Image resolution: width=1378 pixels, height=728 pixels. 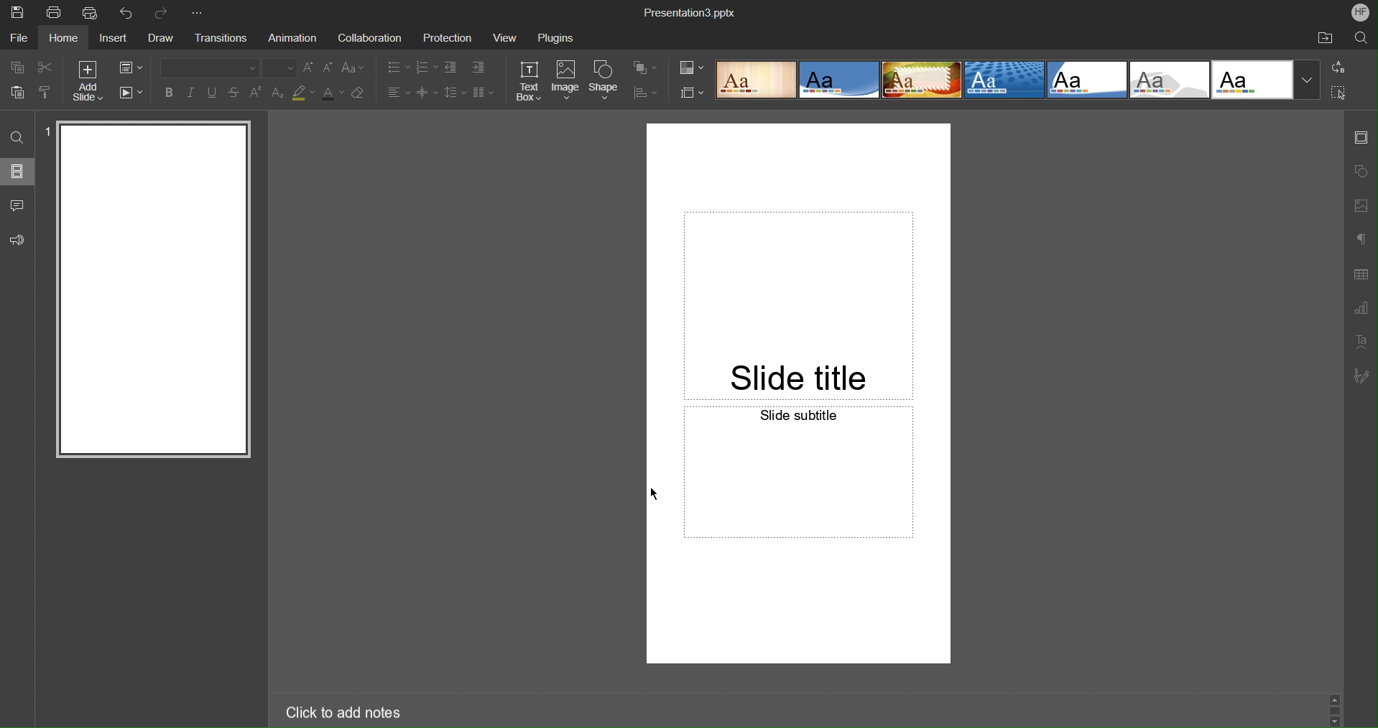 I want to click on Underline, so click(x=214, y=93).